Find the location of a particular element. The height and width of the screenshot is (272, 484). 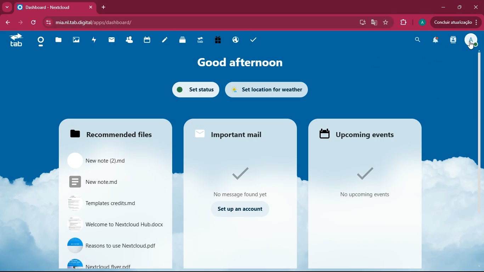

friends is located at coordinates (130, 40).